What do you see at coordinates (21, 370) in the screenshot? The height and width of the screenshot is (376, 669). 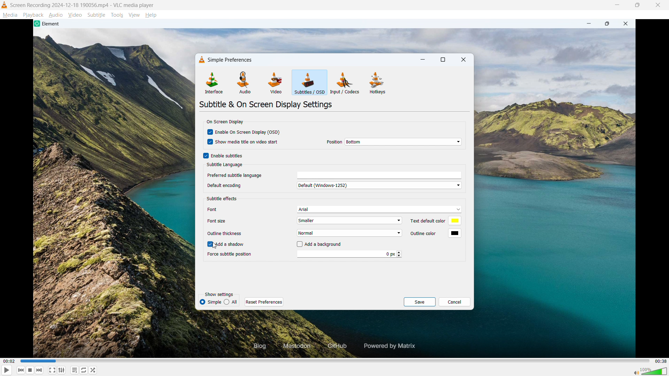 I see `Backward or previous media ` at bounding box center [21, 370].